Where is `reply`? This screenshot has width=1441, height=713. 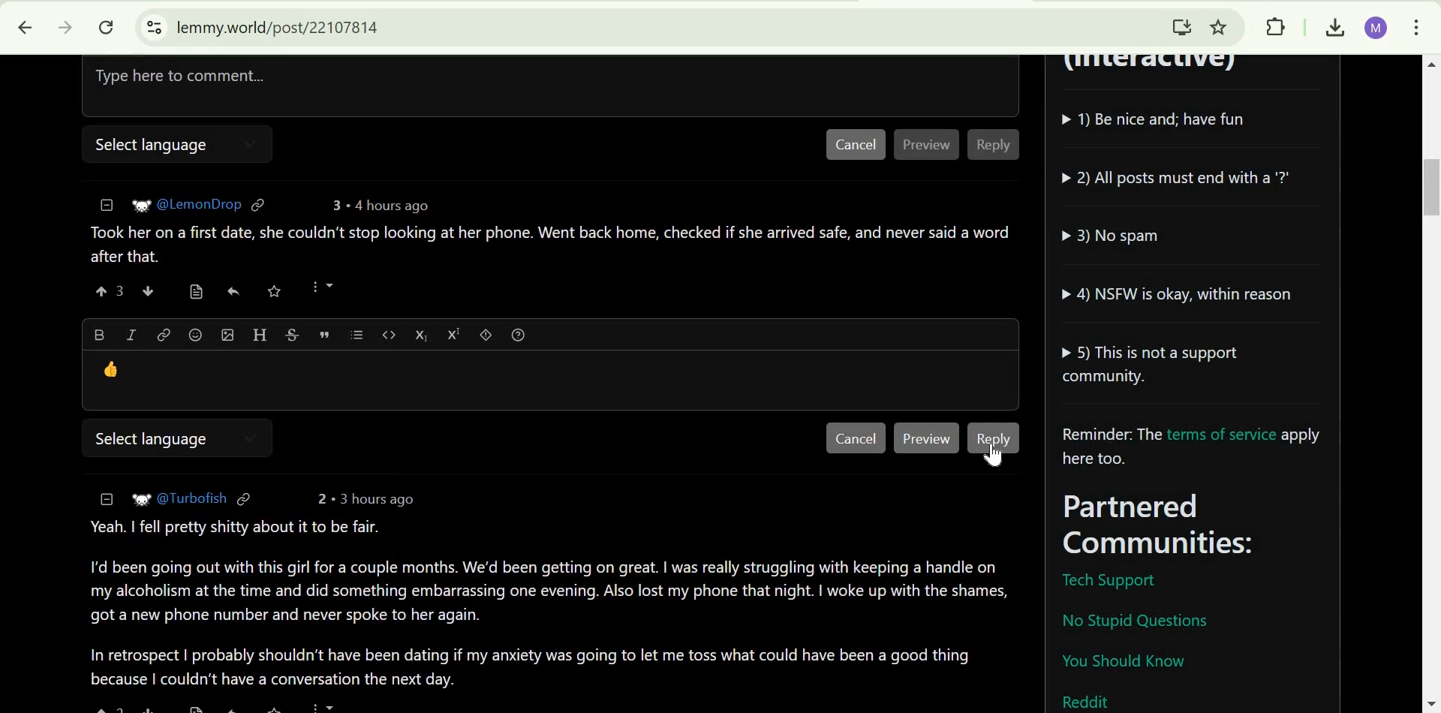 reply is located at coordinates (232, 291).